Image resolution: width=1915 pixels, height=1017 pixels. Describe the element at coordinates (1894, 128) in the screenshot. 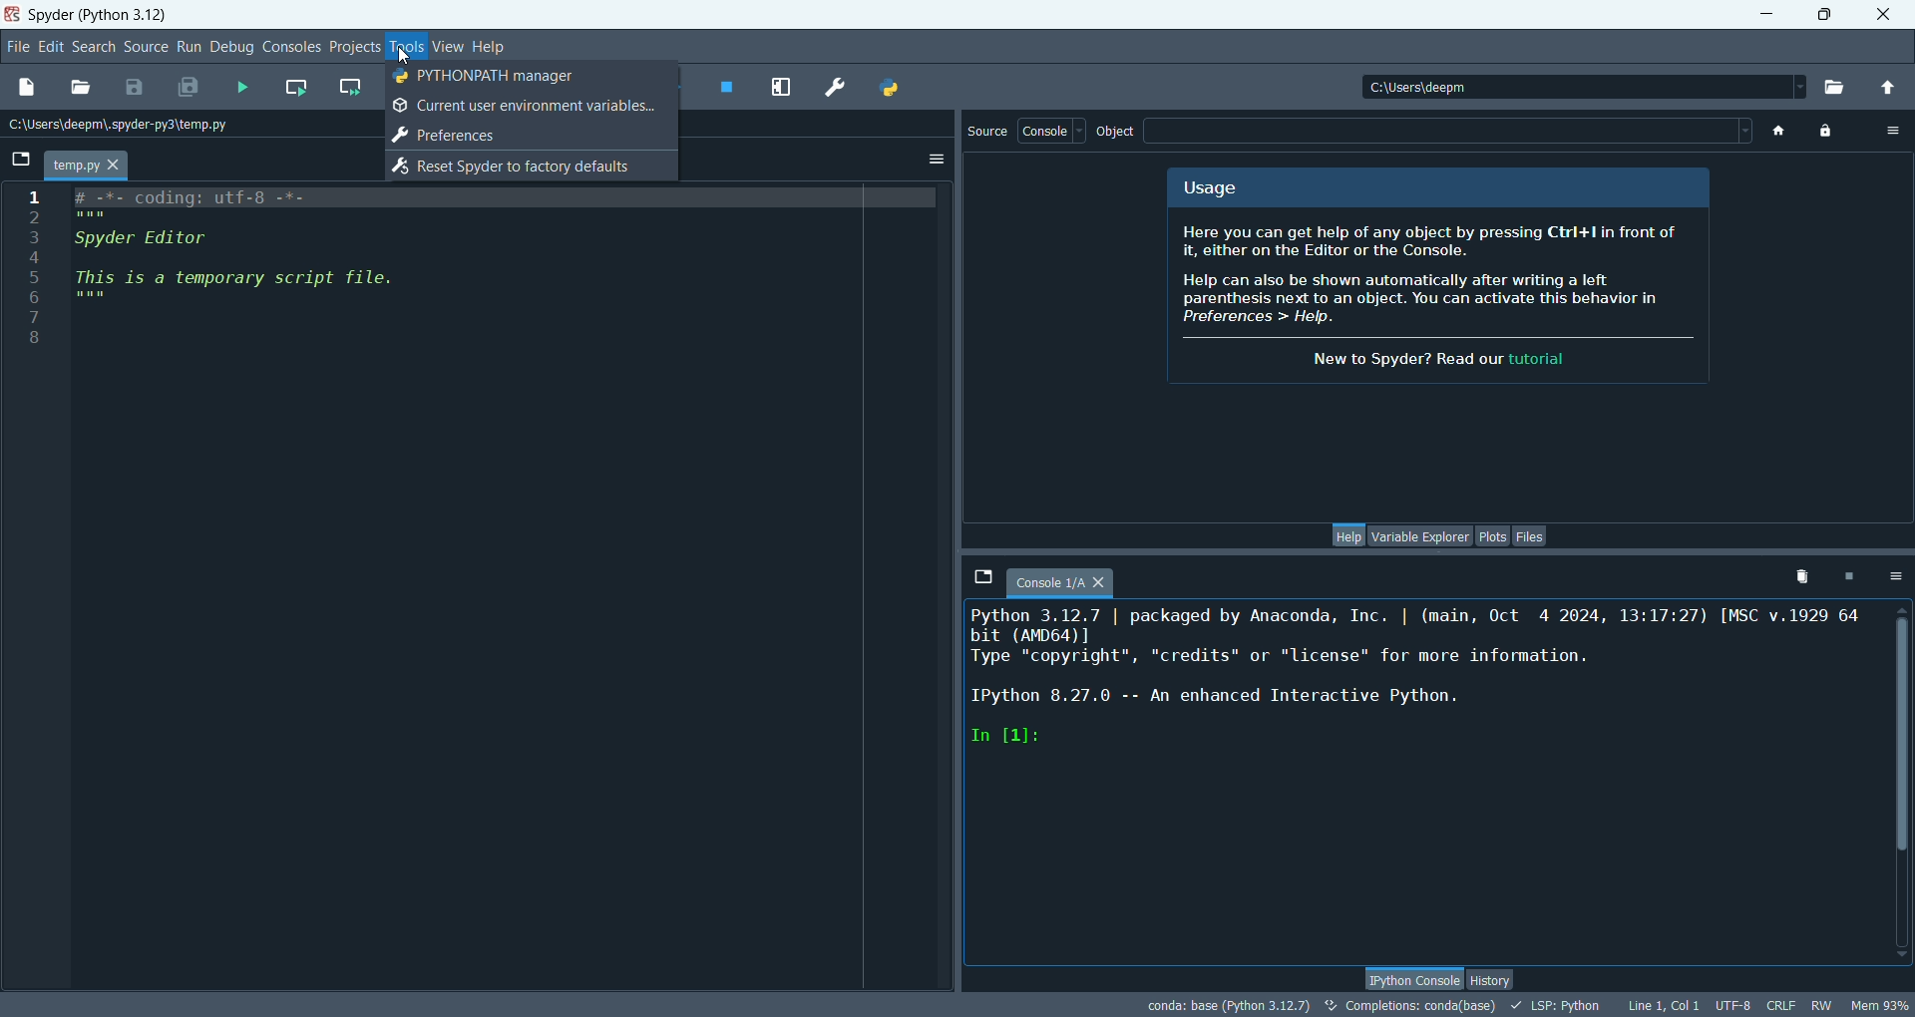

I see `options` at that location.